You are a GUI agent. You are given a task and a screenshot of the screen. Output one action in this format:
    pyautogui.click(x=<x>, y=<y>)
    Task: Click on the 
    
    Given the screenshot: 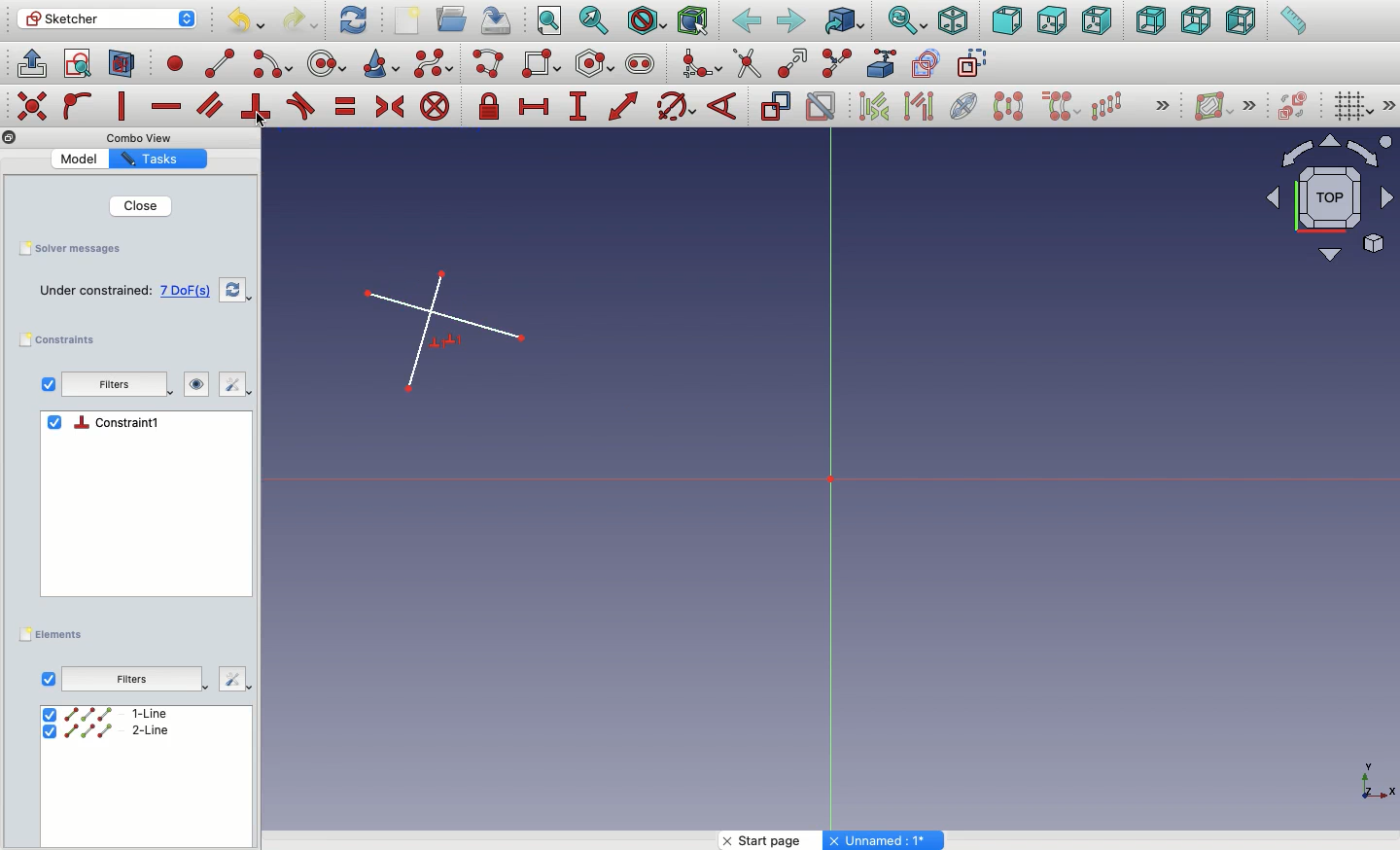 What is the action you would take?
    pyautogui.click(x=141, y=138)
    